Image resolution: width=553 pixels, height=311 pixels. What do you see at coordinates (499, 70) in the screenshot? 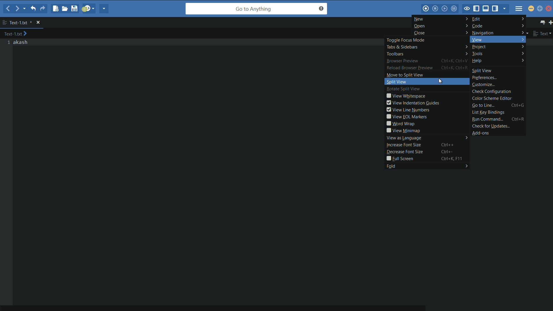
I see `split view` at bounding box center [499, 70].